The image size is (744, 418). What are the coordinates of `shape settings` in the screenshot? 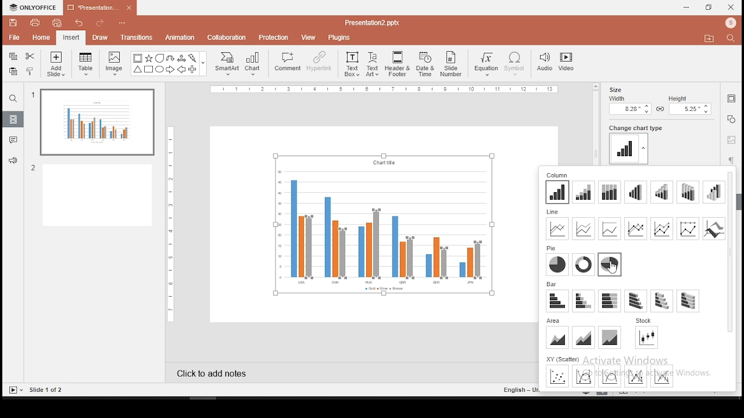 It's located at (731, 119).